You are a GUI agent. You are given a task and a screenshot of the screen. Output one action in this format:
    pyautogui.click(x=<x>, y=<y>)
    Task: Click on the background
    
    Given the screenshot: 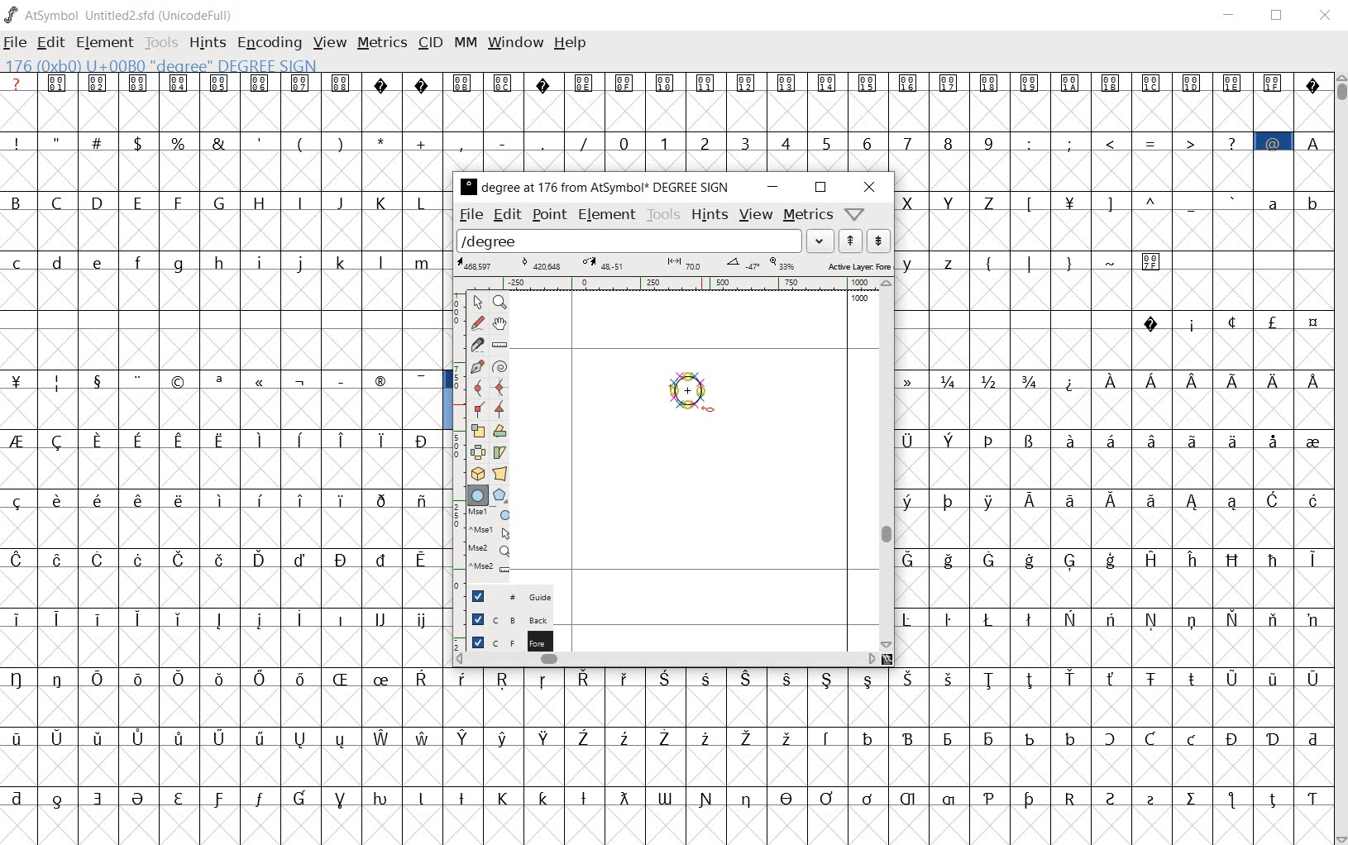 What is the action you would take?
    pyautogui.click(x=500, y=621)
    